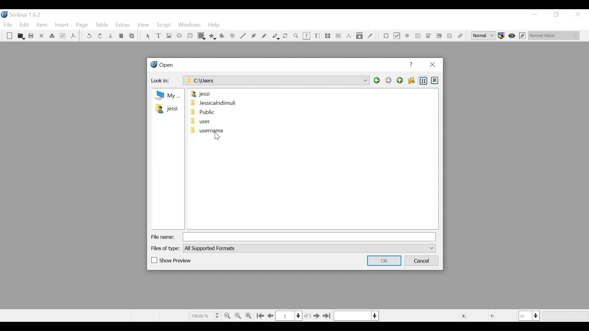 This screenshot has height=331, width=589. I want to click on Save, so click(32, 36).